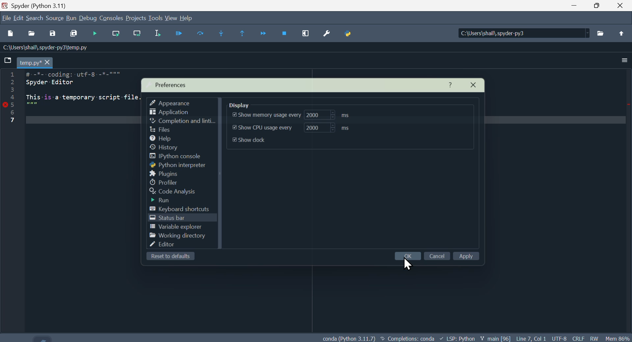  What do you see at coordinates (43, 48) in the screenshot?
I see `:\Users\shal\.spyder-py3\temp.py` at bounding box center [43, 48].